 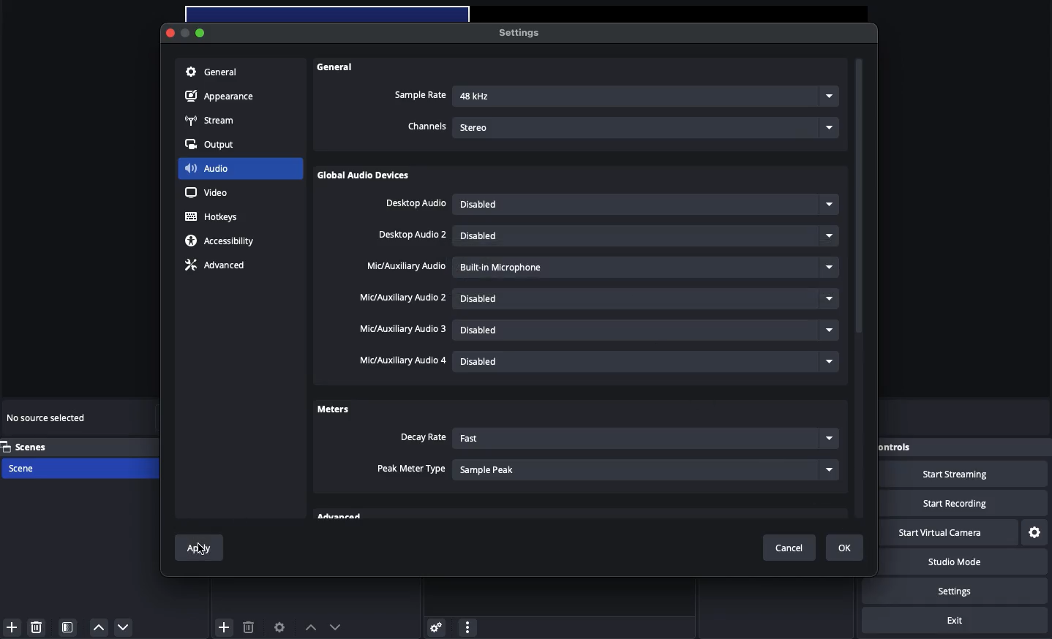 What do you see at coordinates (416, 204) in the screenshot?
I see `Desktop audio` at bounding box center [416, 204].